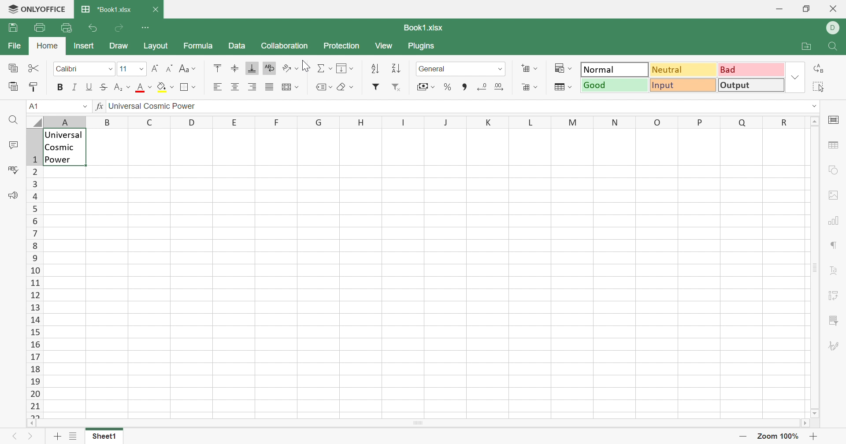 The height and width of the screenshot is (444, 846). What do you see at coordinates (38, 28) in the screenshot?
I see `Print` at bounding box center [38, 28].